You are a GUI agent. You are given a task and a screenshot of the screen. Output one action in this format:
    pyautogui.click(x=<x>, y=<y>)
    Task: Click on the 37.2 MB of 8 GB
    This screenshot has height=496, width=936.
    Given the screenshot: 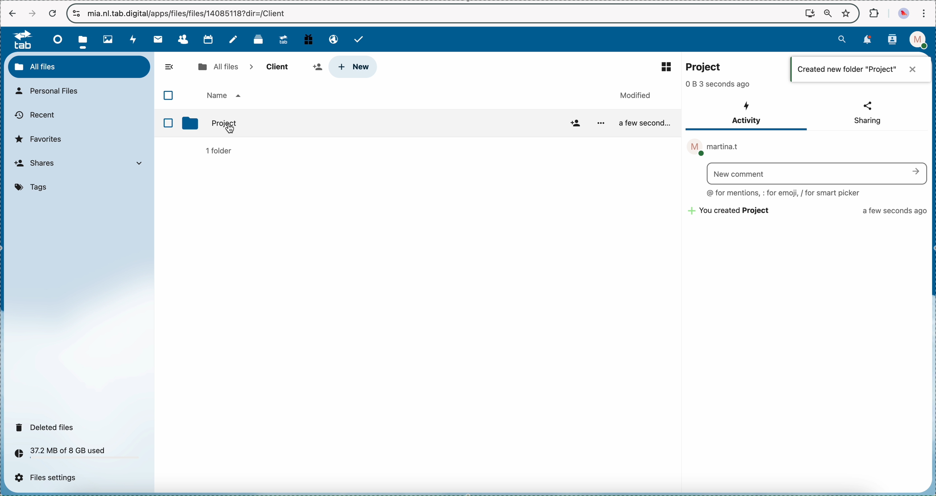 What is the action you would take?
    pyautogui.click(x=57, y=455)
    